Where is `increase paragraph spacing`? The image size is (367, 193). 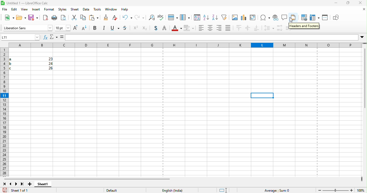 increase paragraph spacing is located at coordinates (279, 28).